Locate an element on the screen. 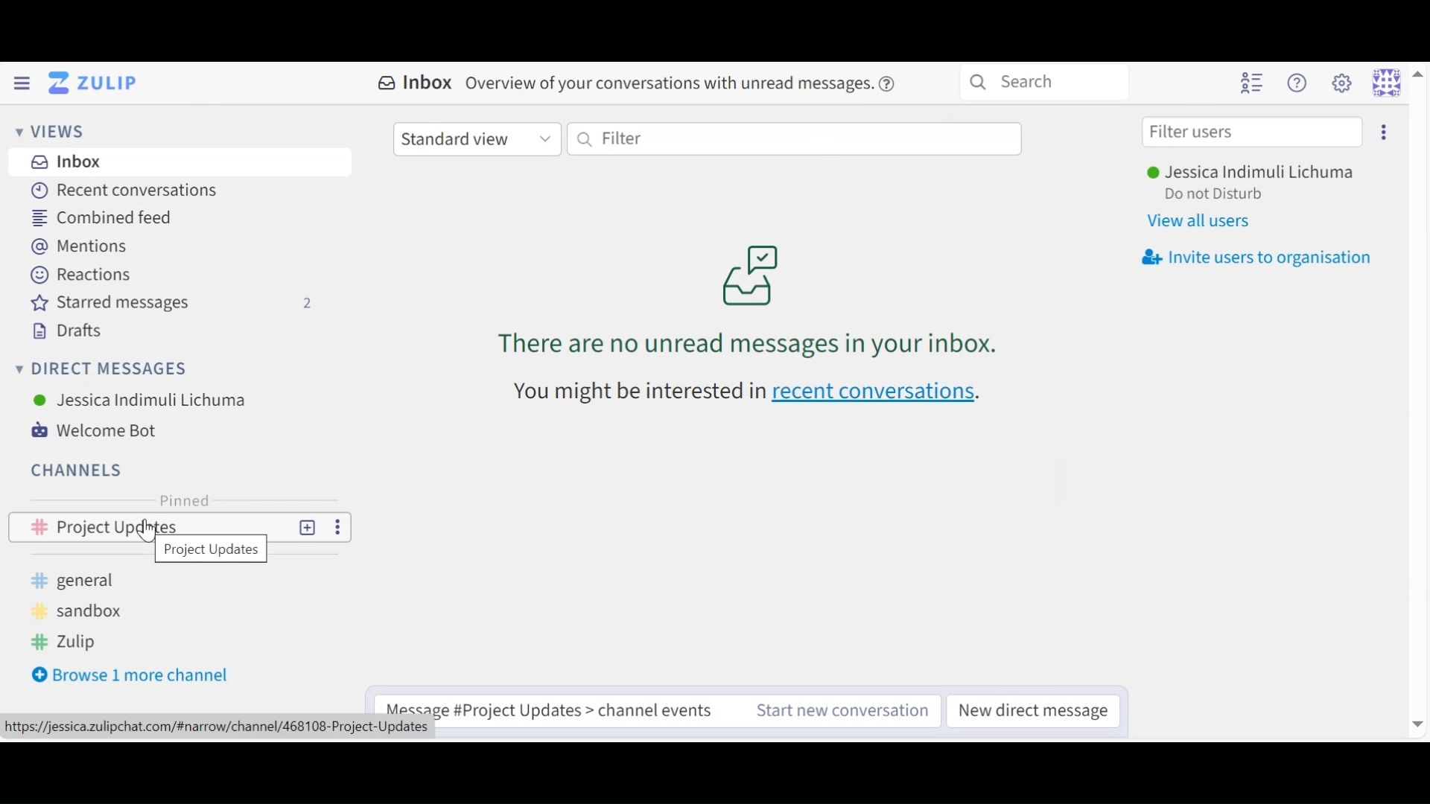  Drafts is located at coordinates (69, 331).